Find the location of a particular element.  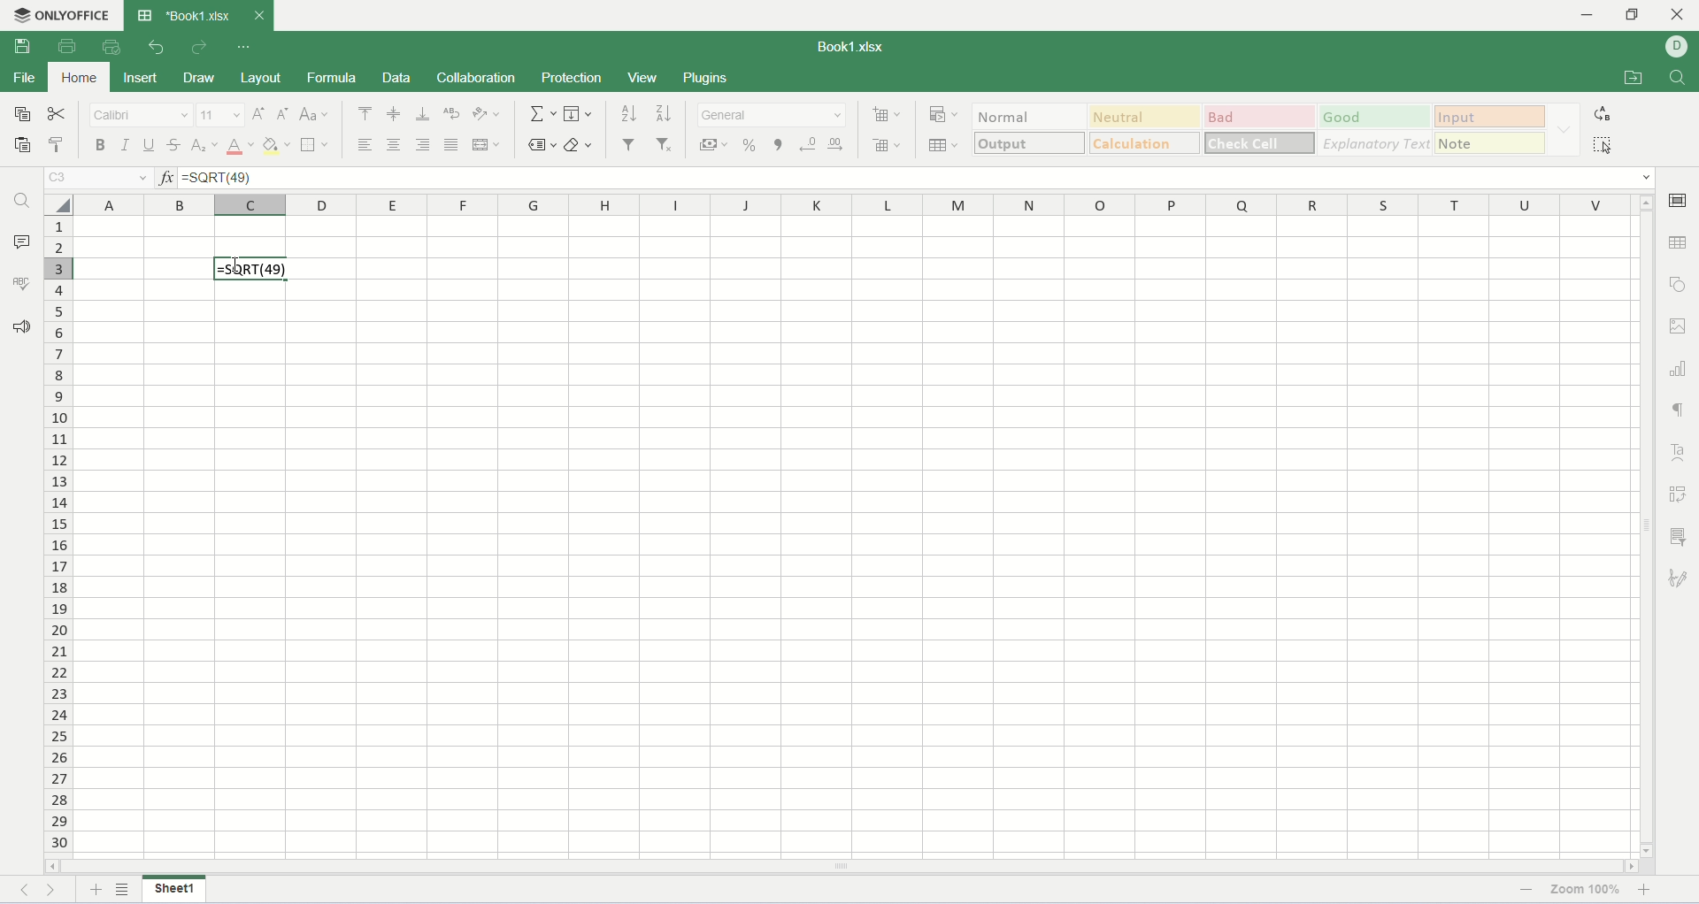

calculation is located at coordinates (1148, 142).